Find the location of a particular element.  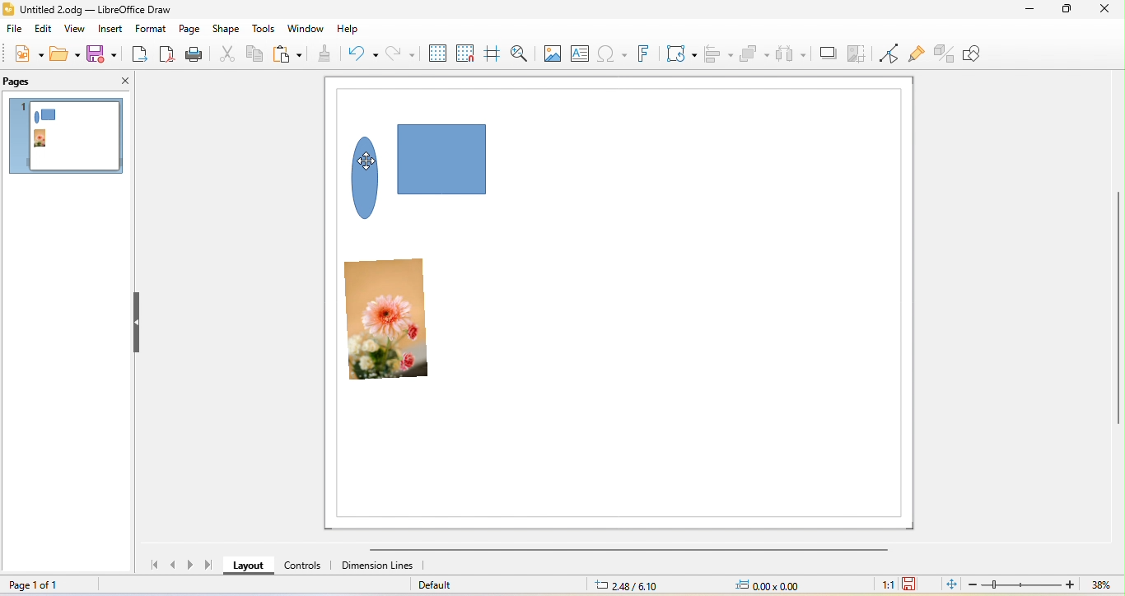

toggle extrusion is located at coordinates (944, 52).